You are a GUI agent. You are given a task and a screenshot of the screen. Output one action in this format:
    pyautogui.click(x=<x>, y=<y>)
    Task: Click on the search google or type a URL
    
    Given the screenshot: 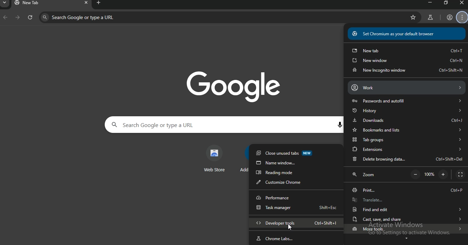 What is the action you would take?
    pyautogui.click(x=130, y=18)
    